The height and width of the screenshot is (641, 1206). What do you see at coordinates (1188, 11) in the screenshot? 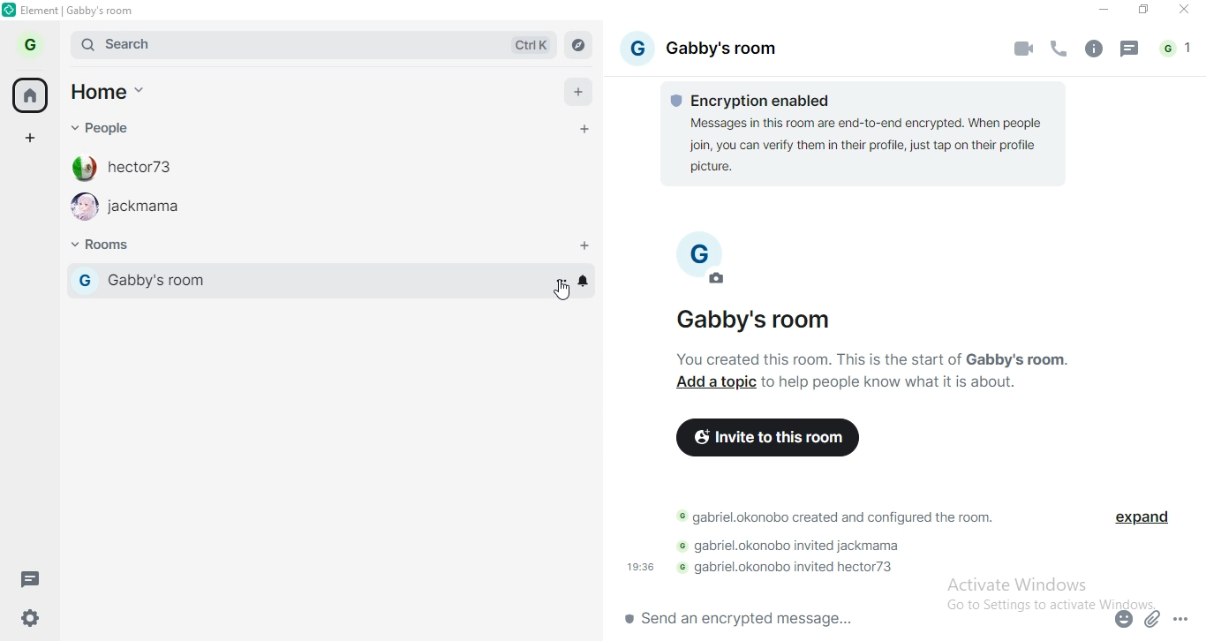
I see `close` at bounding box center [1188, 11].